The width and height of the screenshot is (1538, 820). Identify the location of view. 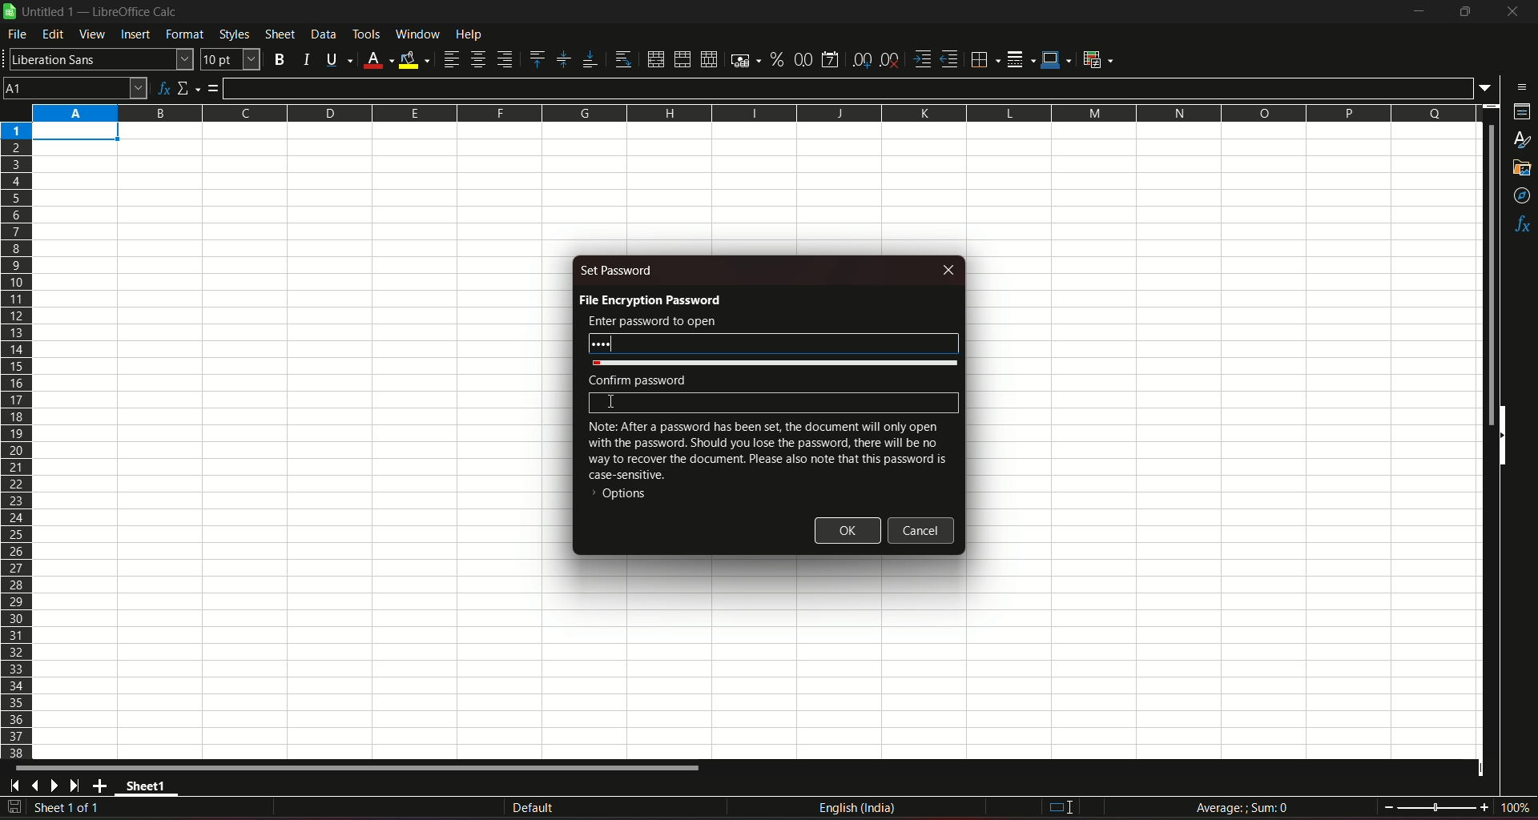
(92, 34).